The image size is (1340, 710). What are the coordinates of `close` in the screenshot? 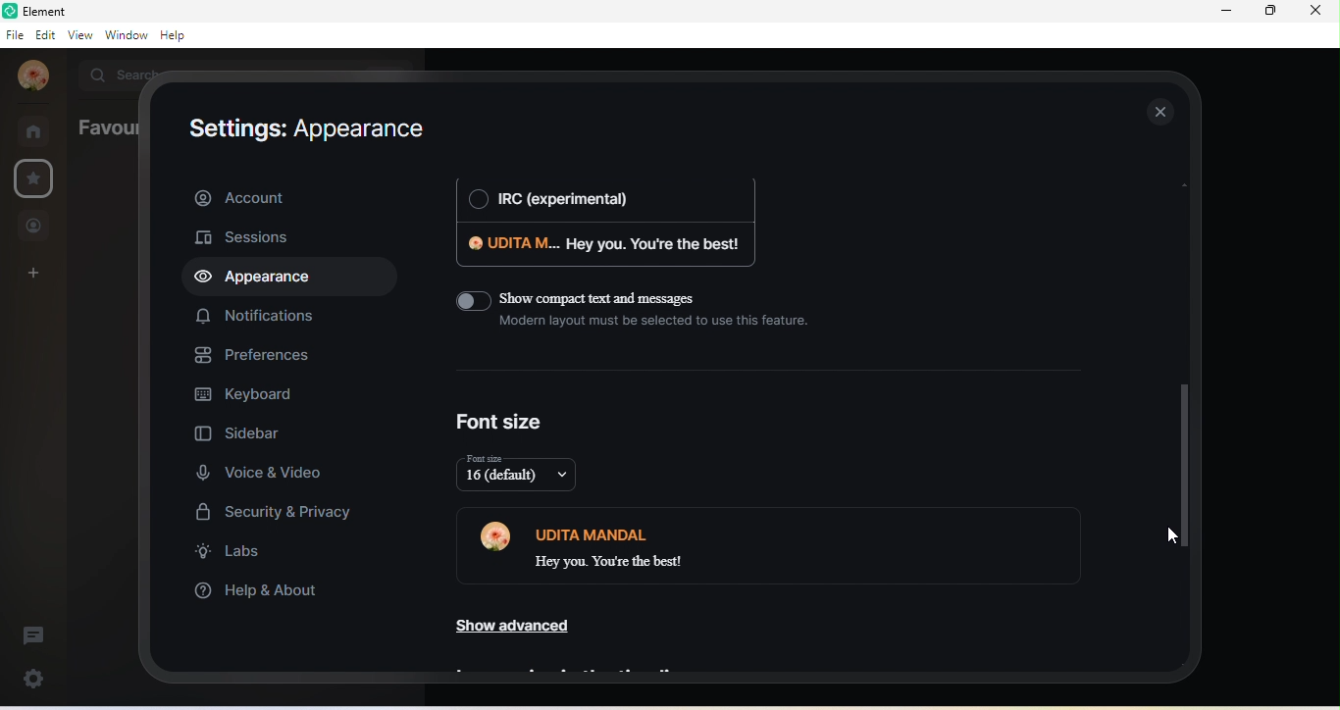 It's located at (1320, 16).